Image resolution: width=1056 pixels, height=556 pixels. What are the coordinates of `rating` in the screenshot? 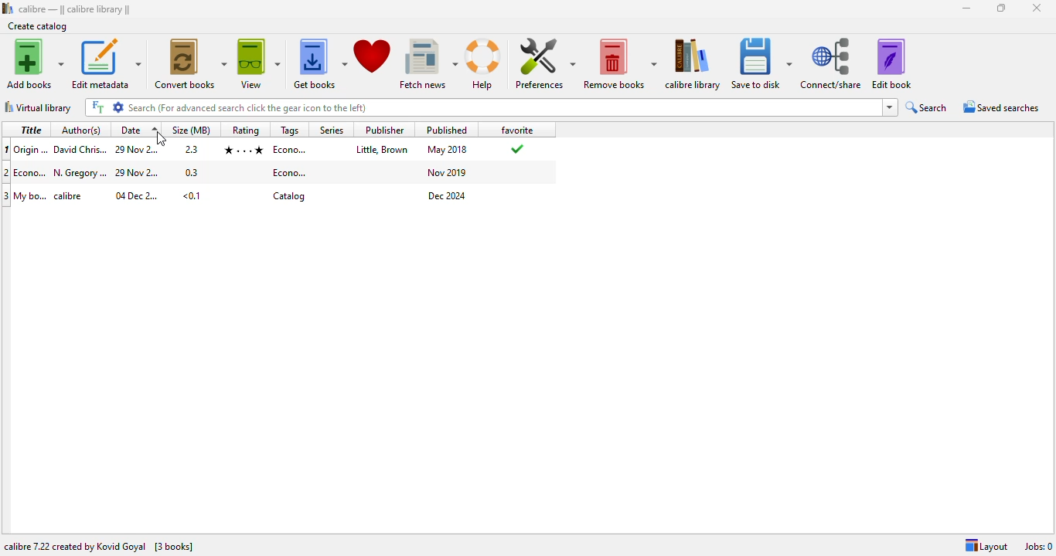 It's located at (245, 151).